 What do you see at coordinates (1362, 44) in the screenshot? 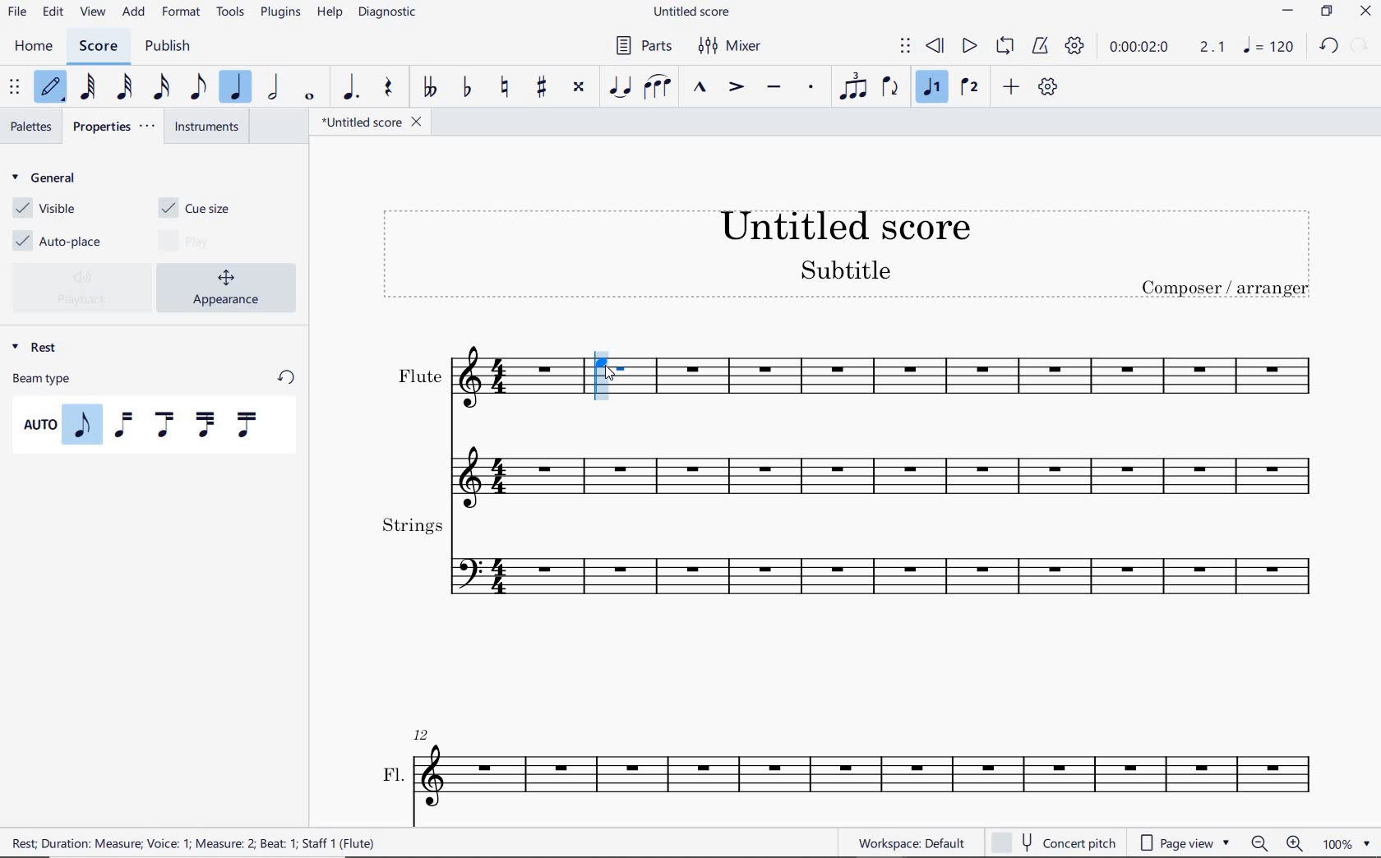
I see `redo` at bounding box center [1362, 44].